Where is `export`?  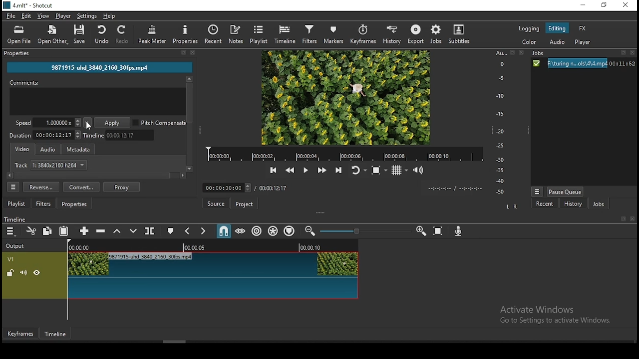
export is located at coordinates (415, 34).